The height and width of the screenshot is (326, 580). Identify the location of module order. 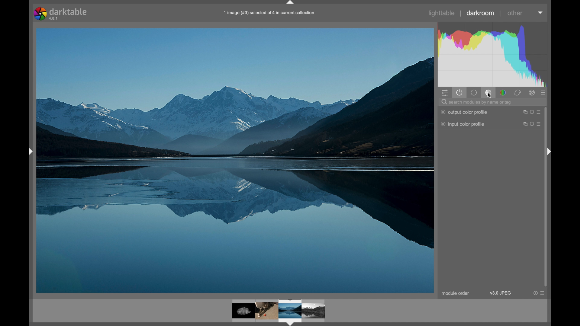
(456, 293).